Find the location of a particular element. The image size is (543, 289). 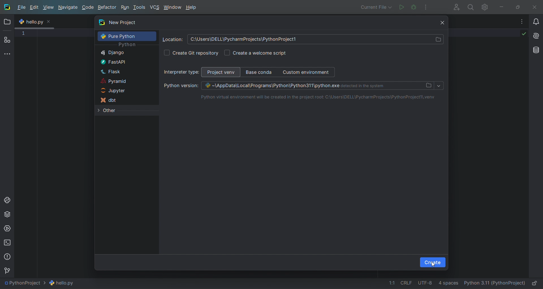

debug/run options is located at coordinates (375, 7).